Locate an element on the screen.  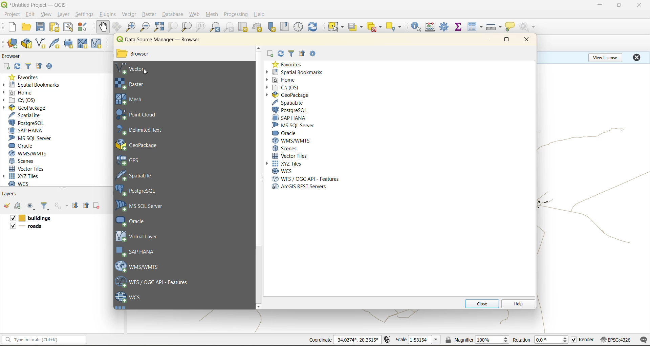
scale is located at coordinates (424, 340).